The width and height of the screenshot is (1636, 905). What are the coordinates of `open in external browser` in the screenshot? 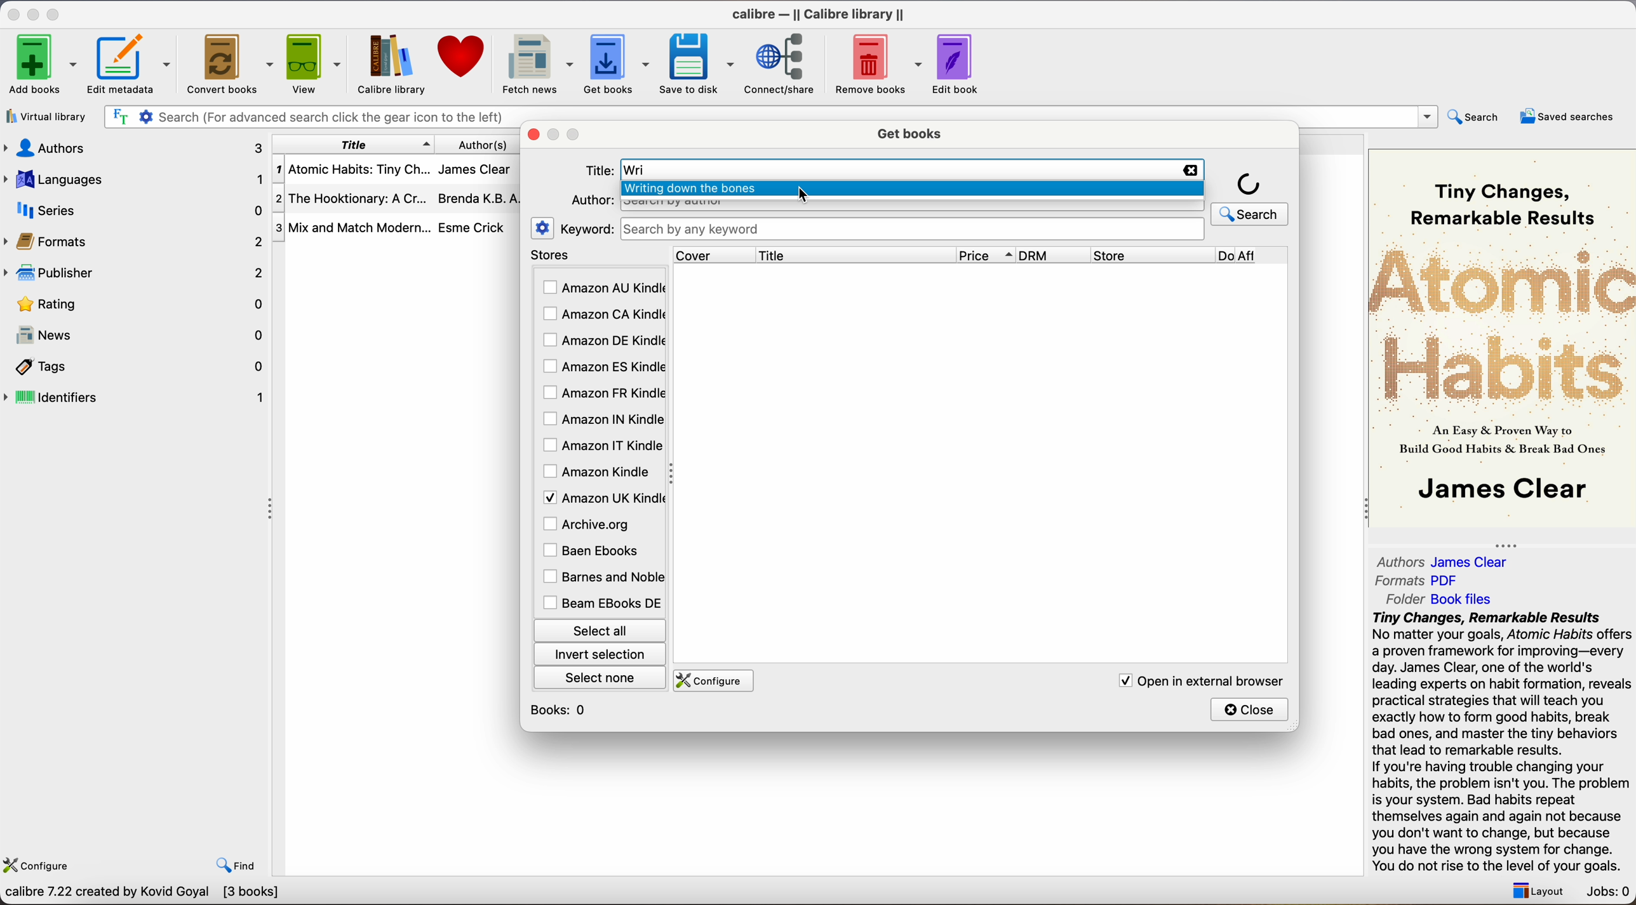 It's located at (1197, 680).